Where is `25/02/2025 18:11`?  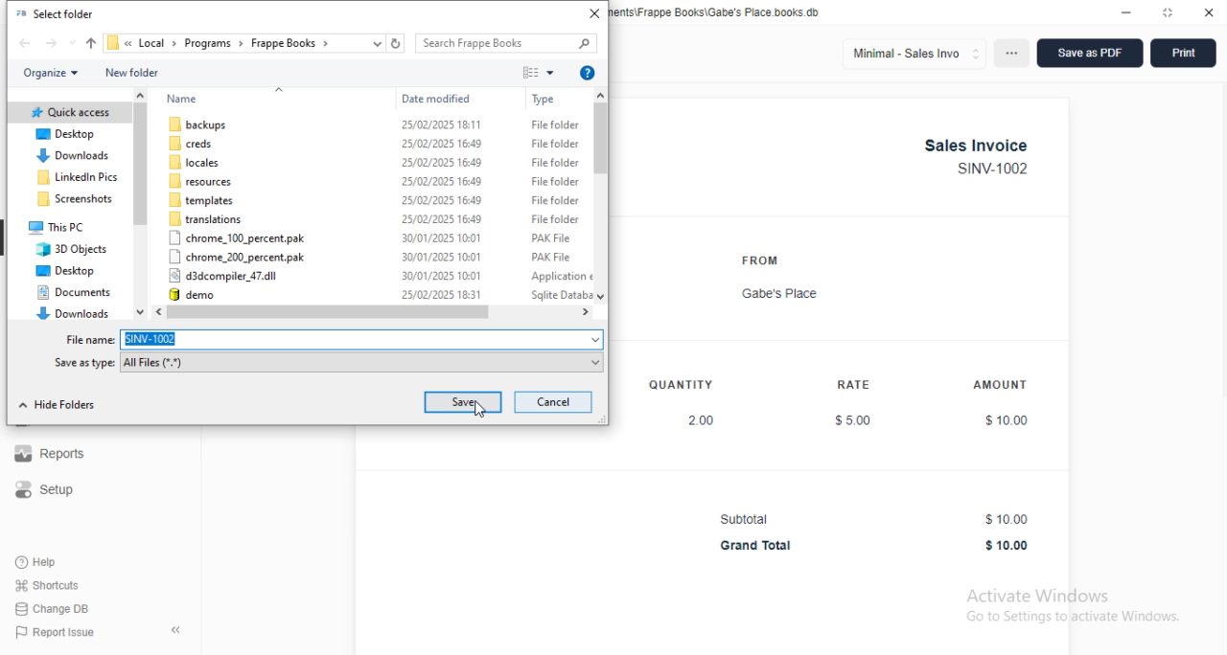
25/02/2025 18:11 is located at coordinates (441, 124).